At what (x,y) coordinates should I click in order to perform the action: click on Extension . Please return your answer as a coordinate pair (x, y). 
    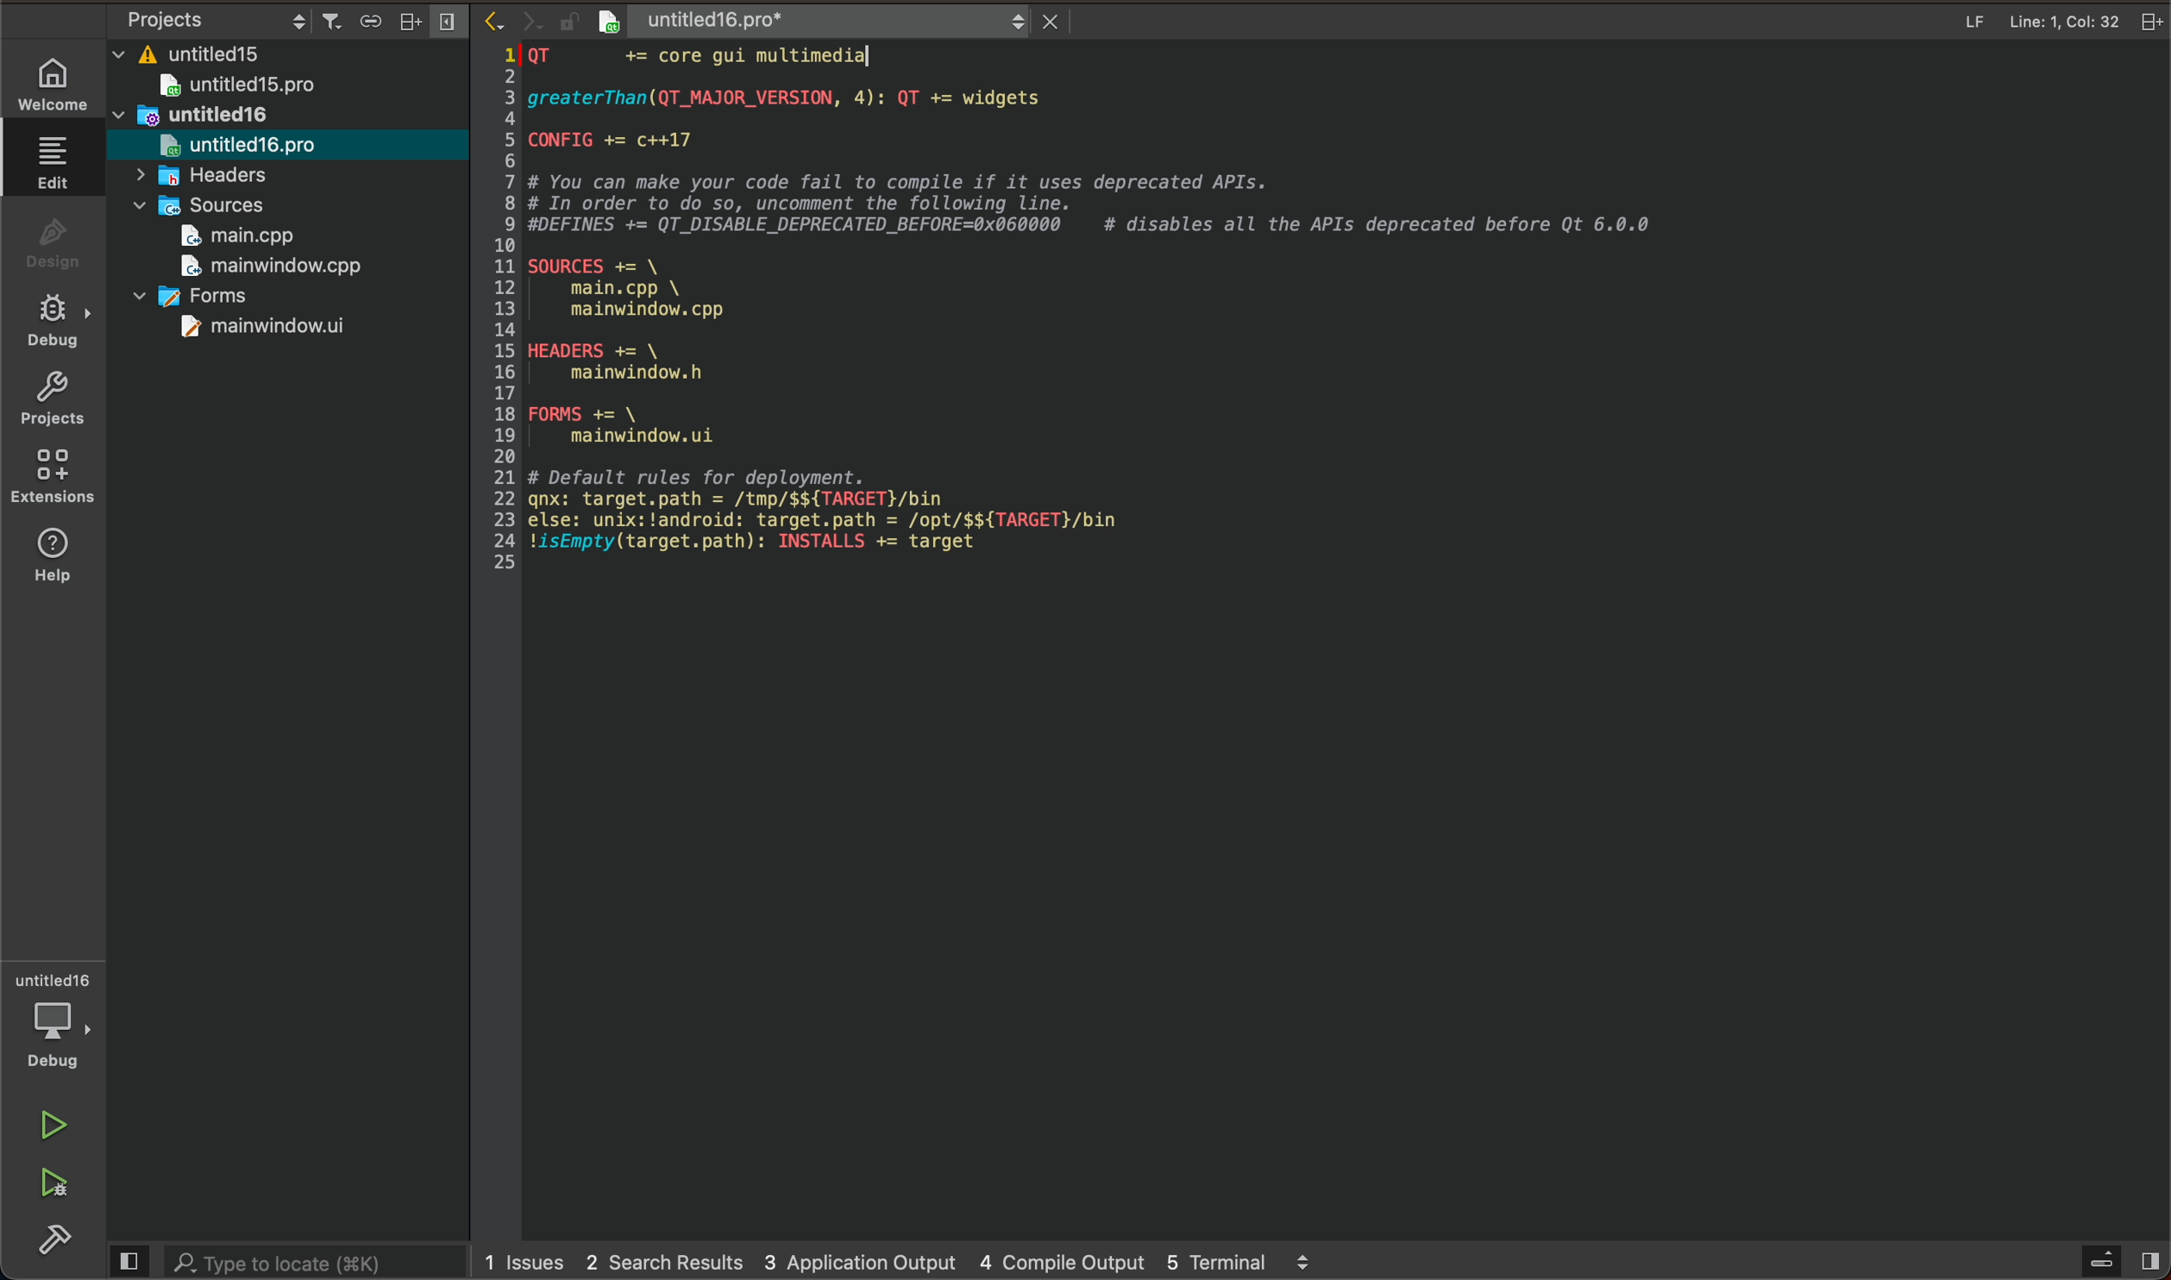
    Looking at the image, I should click on (59, 478).